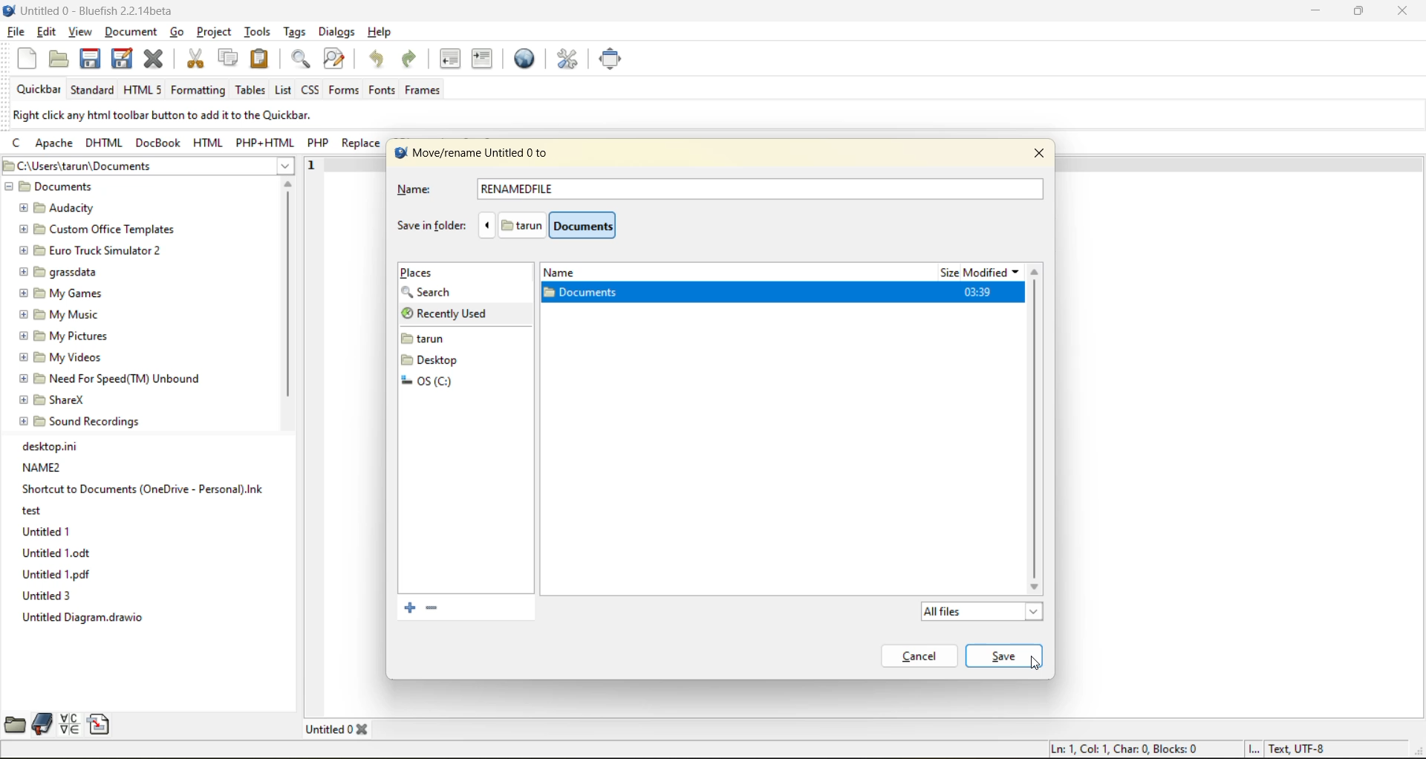 This screenshot has width=1426, height=759. What do you see at coordinates (268, 144) in the screenshot?
I see `php html` at bounding box center [268, 144].